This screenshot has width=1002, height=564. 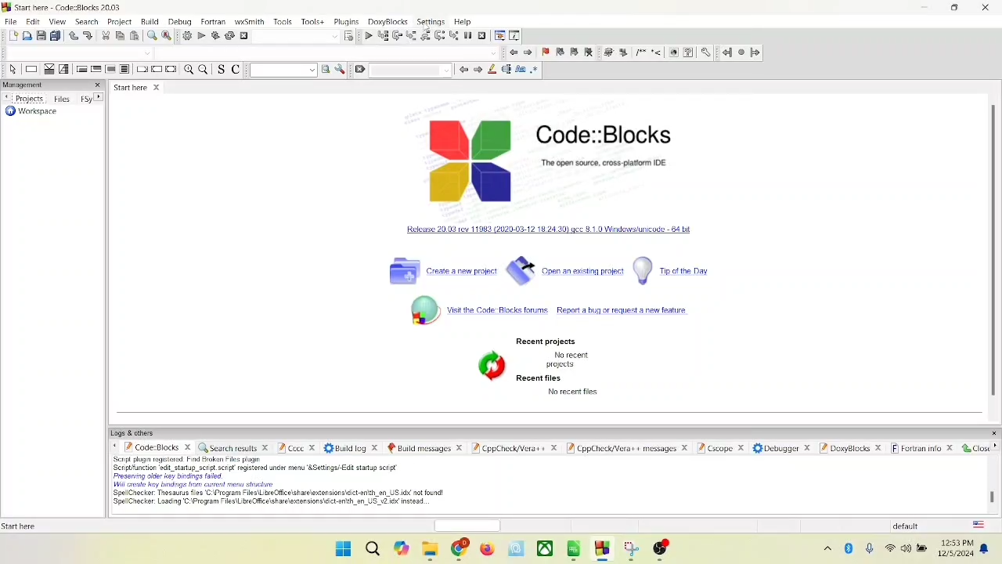 What do you see at coordinates (468, 160) in the screenshot?
I see `logo` at bounding box center [468, 160].